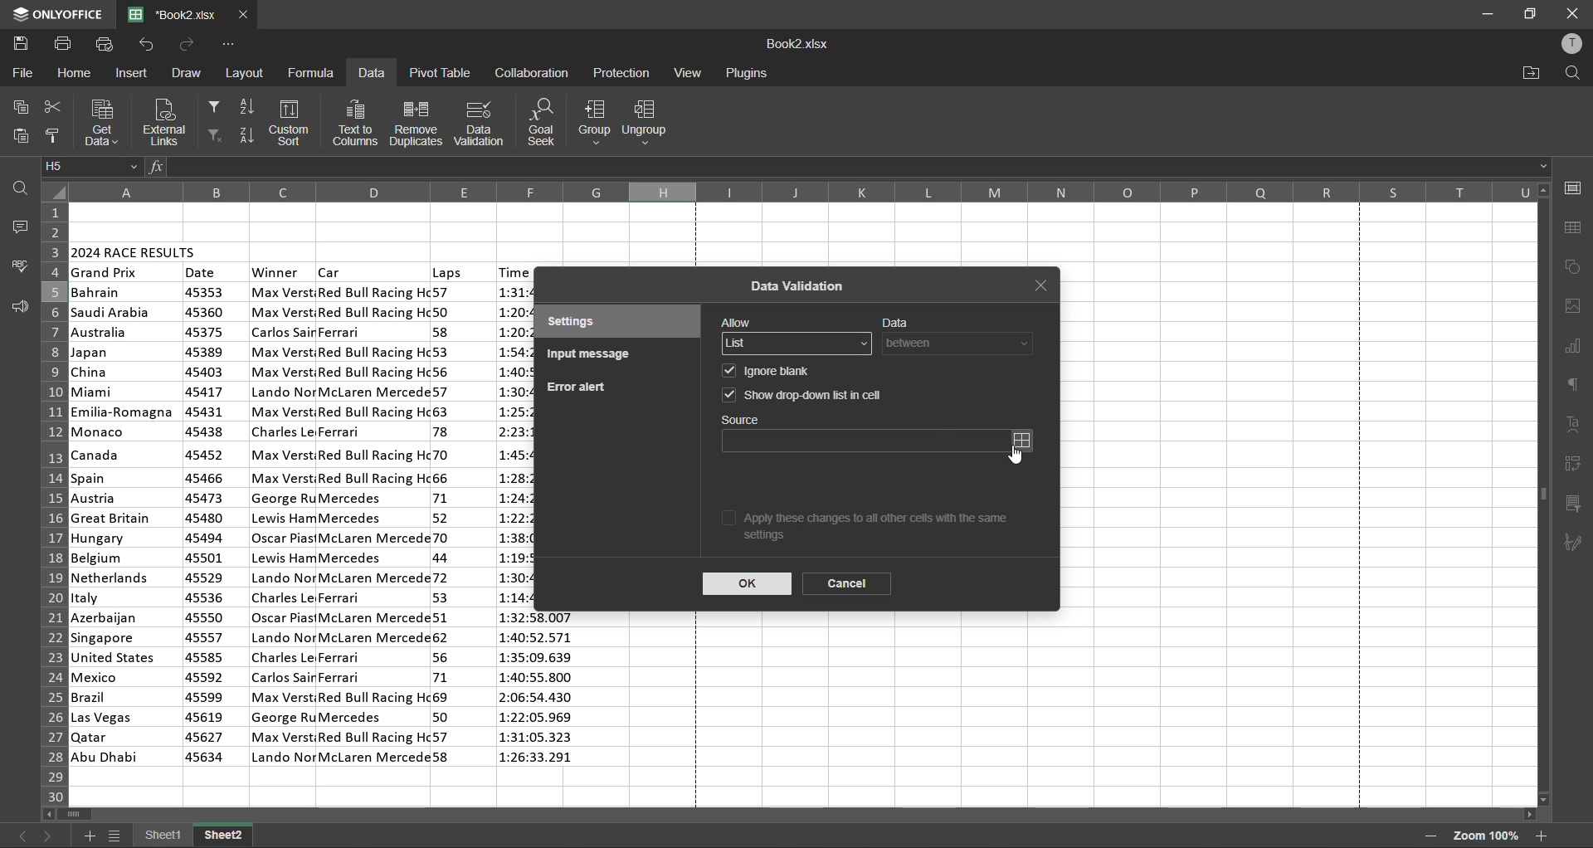 This screenshot has height=848, width=1593. What do you see at coordinates (896, 319) in the screenshot?
I see `data` at bounding box center [896, 319].